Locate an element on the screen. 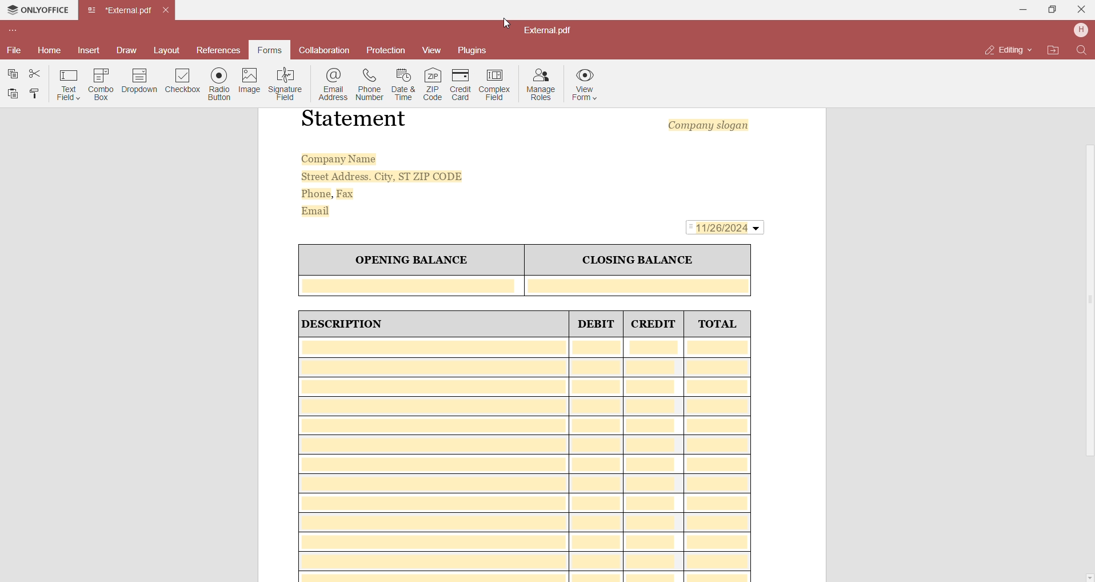 The height and width of the screenshot is (582, 1095). Combo Box is located at coordinates (100, 85).